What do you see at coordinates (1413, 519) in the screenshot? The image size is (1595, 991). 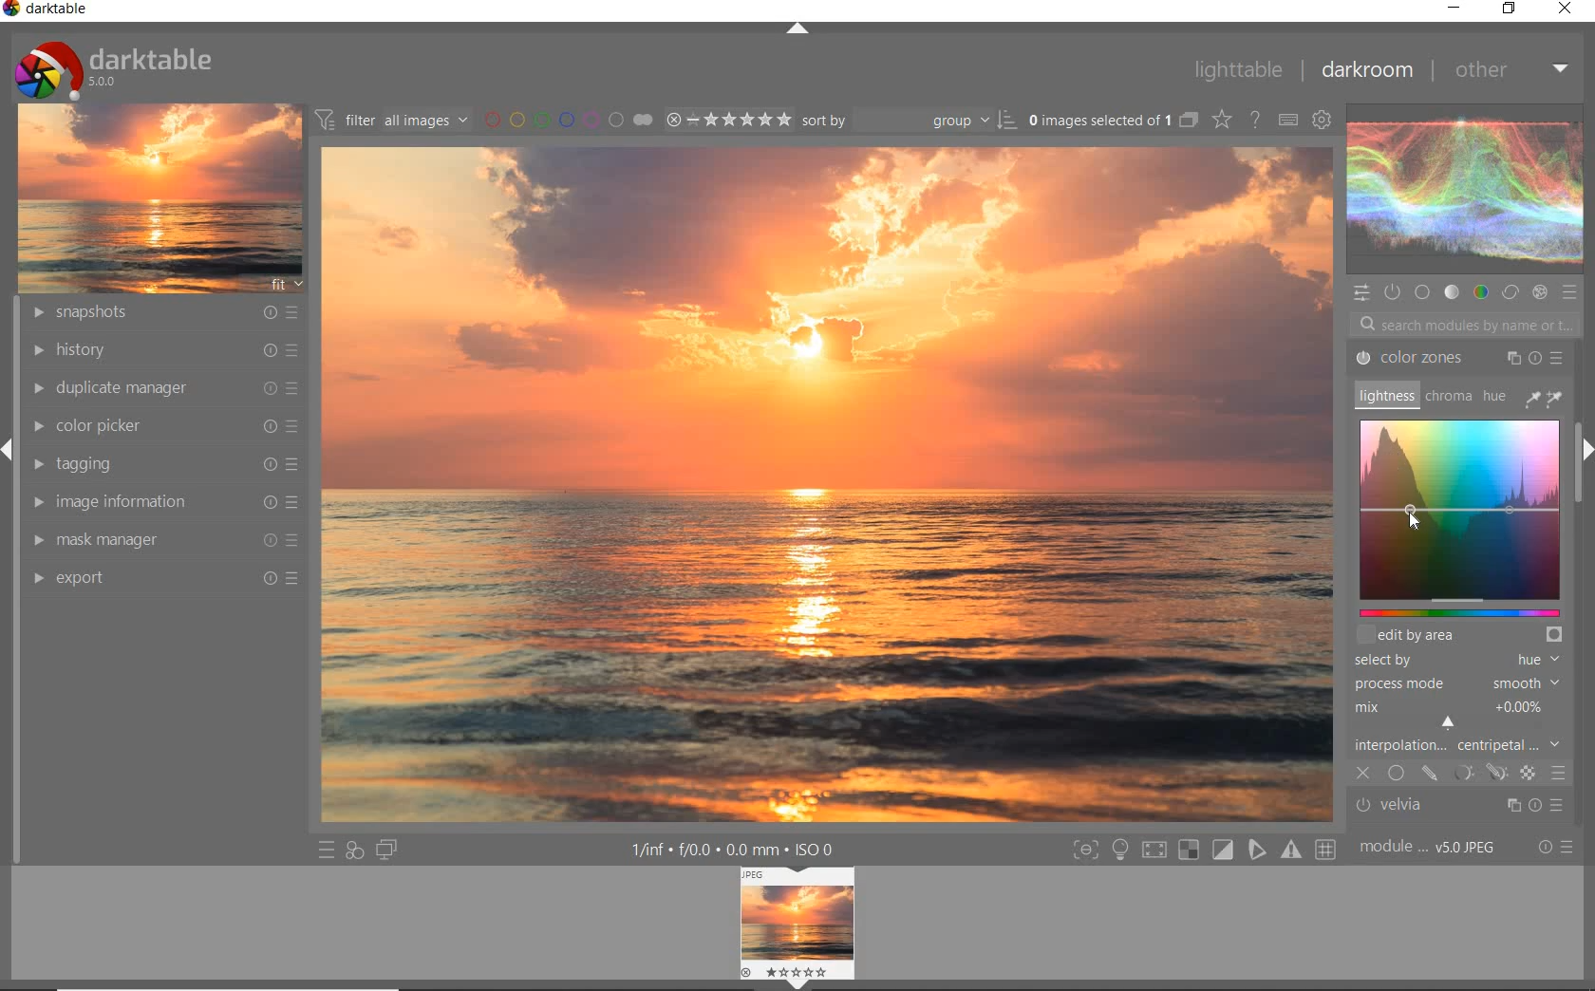 I see `CURSOR POSITION` at bounding box center [1413, 519].